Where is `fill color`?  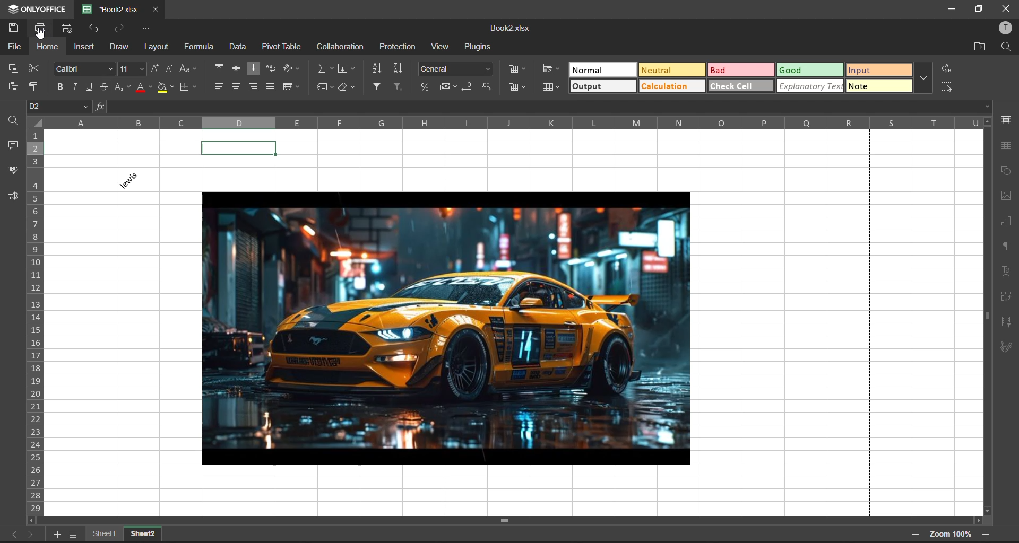
fill color is located at coordinates (166, 87).